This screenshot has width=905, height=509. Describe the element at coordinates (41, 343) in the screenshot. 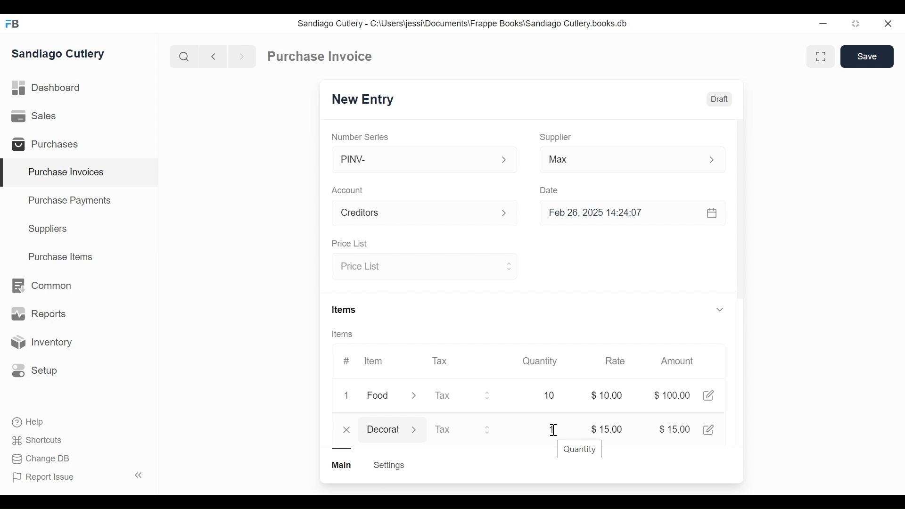

I see `Inventory` at that location.